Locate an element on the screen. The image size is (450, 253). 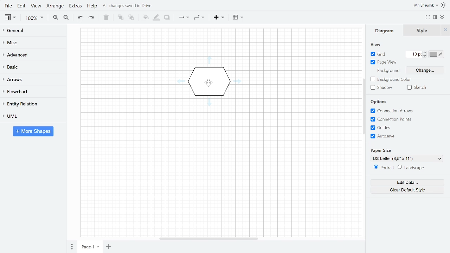
Move shape up is located at coordinates (209, 60).